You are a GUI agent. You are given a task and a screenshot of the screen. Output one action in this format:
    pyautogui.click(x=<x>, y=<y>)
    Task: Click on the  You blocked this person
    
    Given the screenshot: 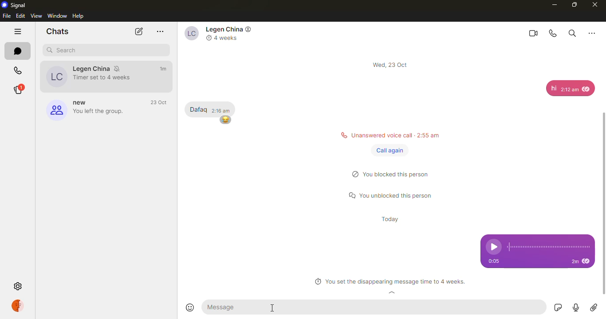 What is the action you would take?
    pyautogui.click(x=395, y=175)
    